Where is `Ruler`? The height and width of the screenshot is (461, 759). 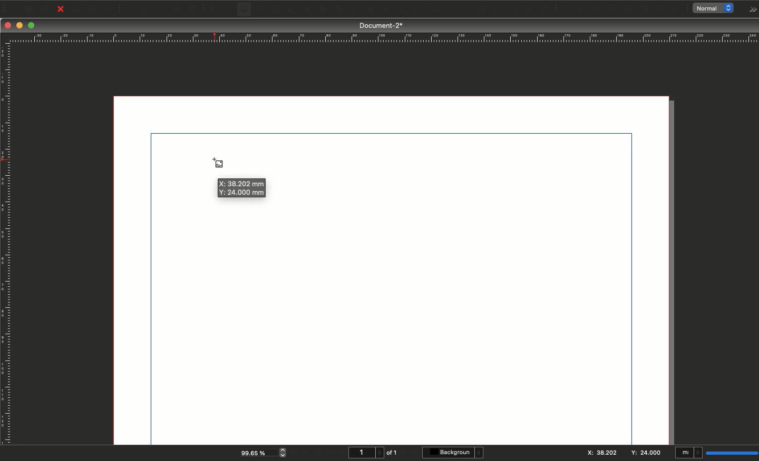 Ruler is located at coordinates (382, 38).